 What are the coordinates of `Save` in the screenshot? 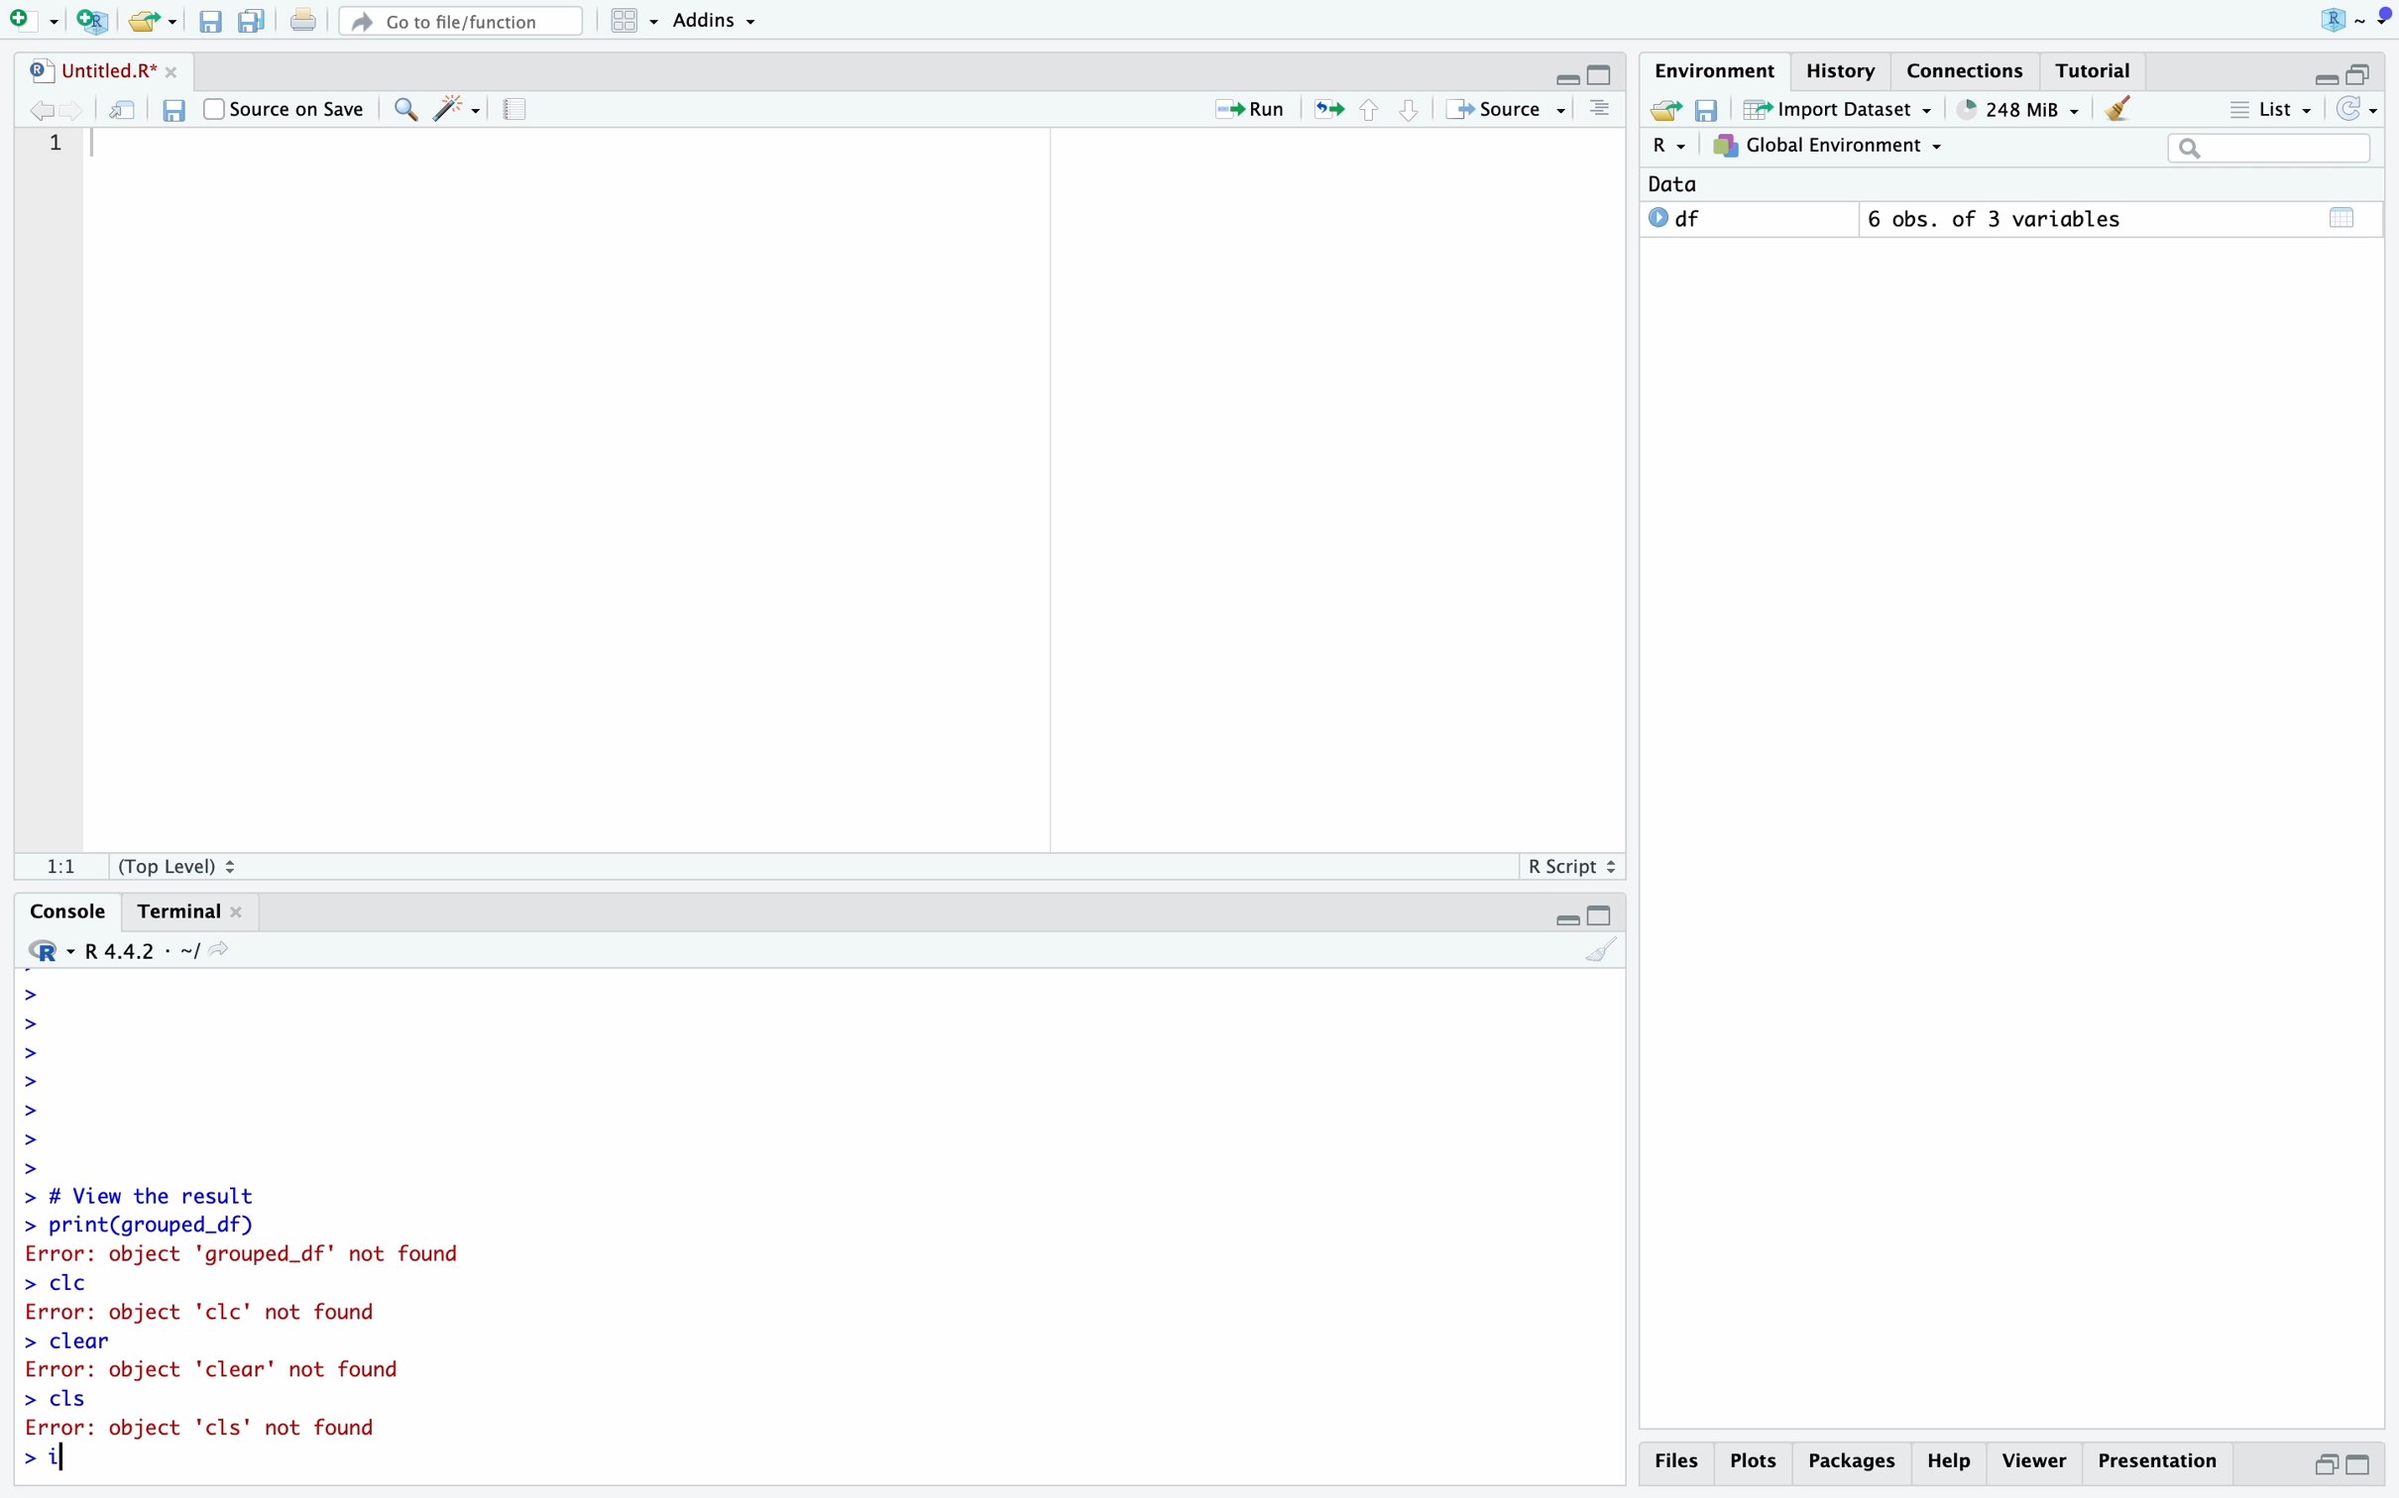 It's located at (1713, 108).